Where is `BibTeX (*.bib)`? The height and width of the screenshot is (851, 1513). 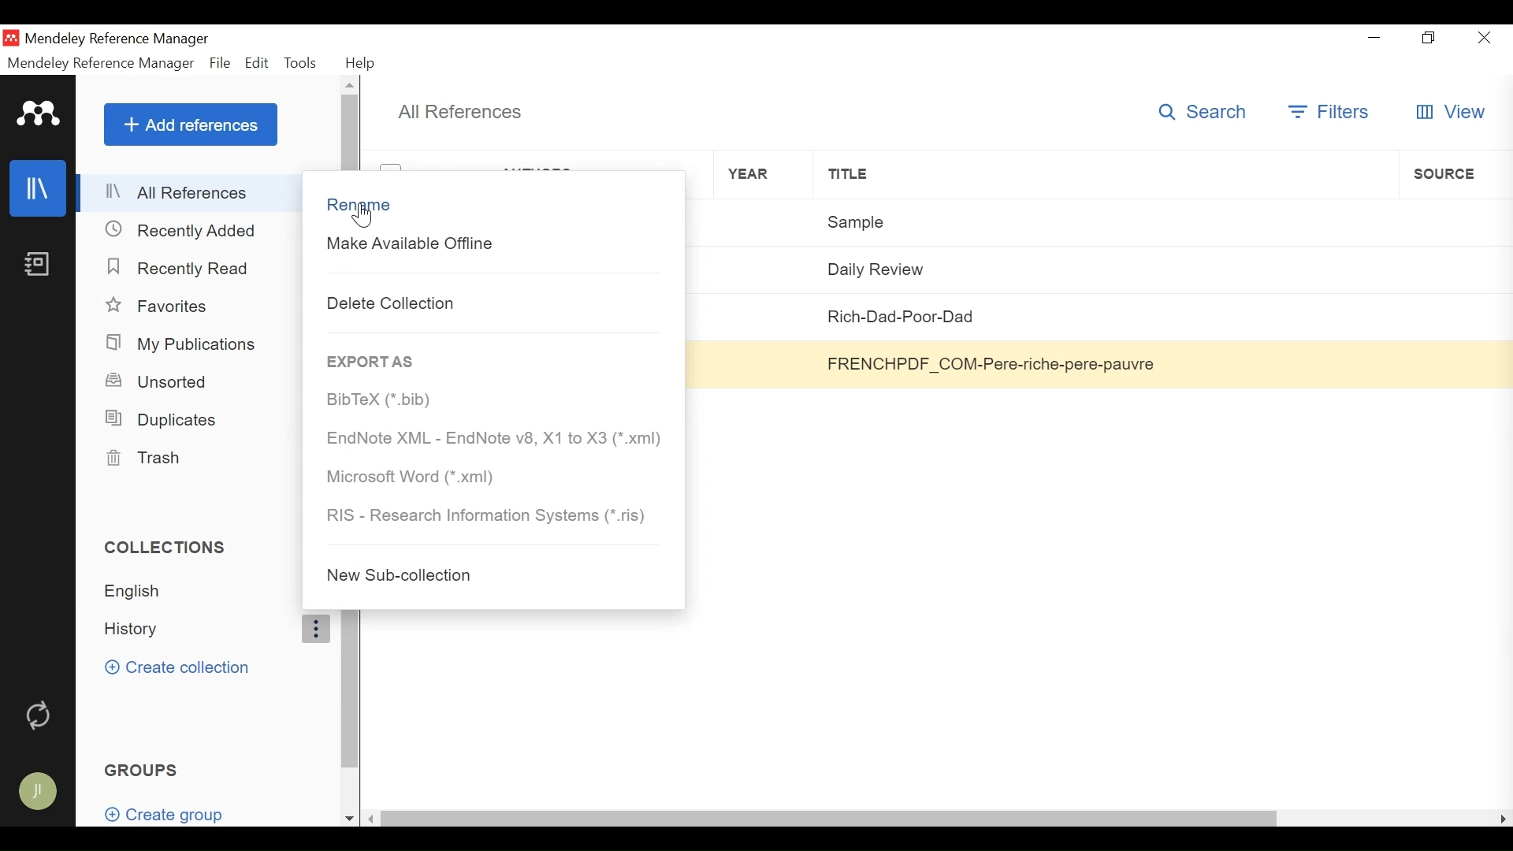 BibTeX (*.bib) is located at coordinates (491, 400).